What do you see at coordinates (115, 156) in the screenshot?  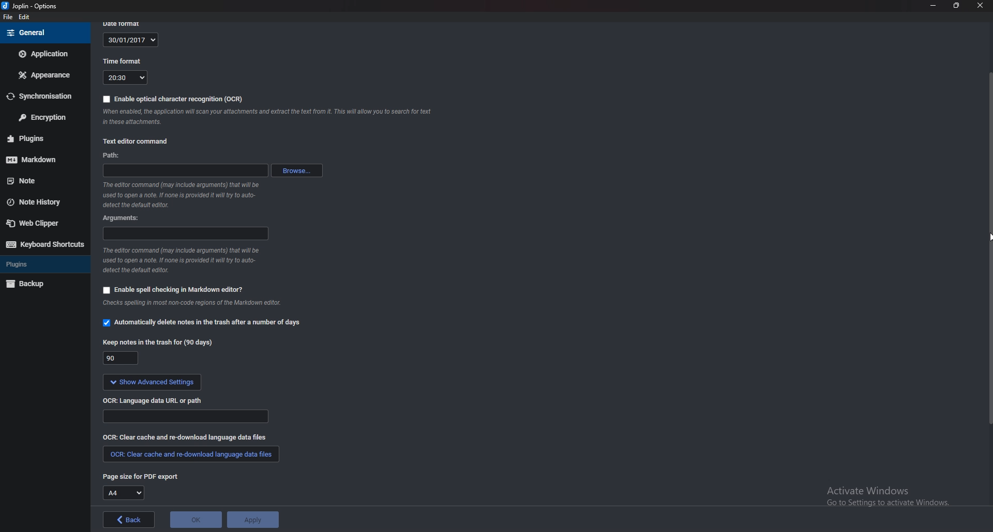 I see `path` at bounding box center [115, 156].